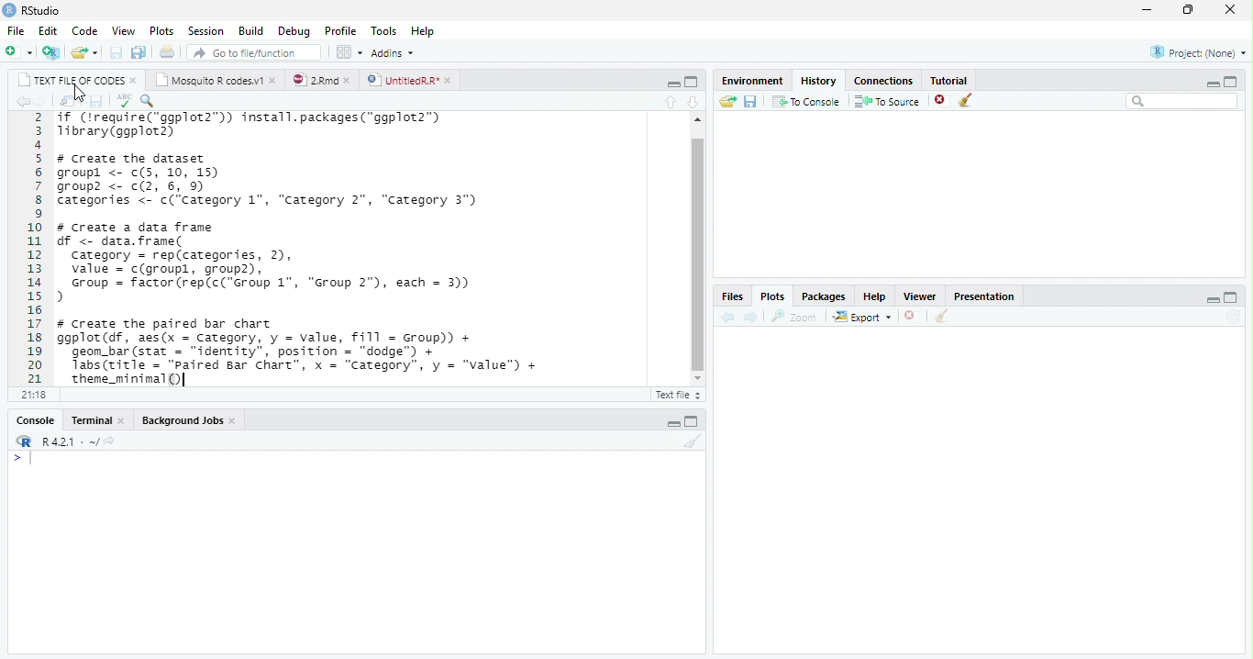  Describe the element at coordinates (698, 254) in the screenshot. I see `scroll bar` at that location.